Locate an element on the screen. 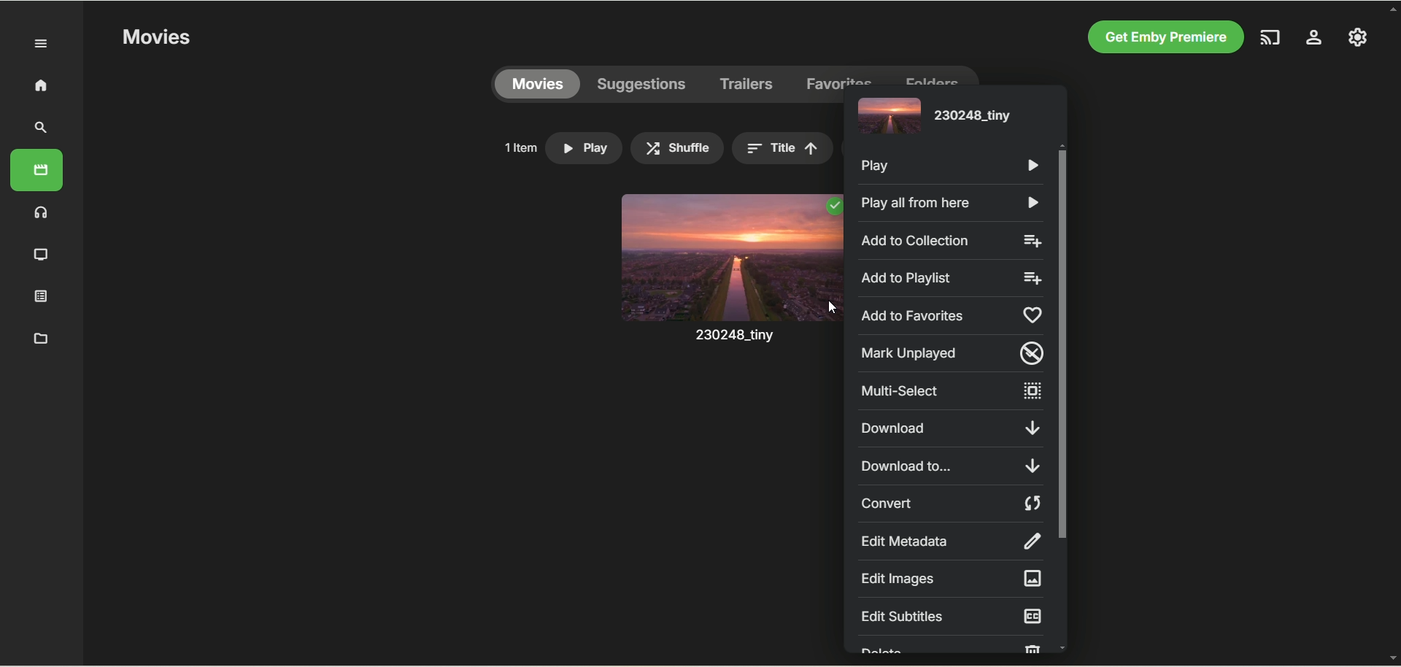  multi-select is located at coordinates (949, 391).